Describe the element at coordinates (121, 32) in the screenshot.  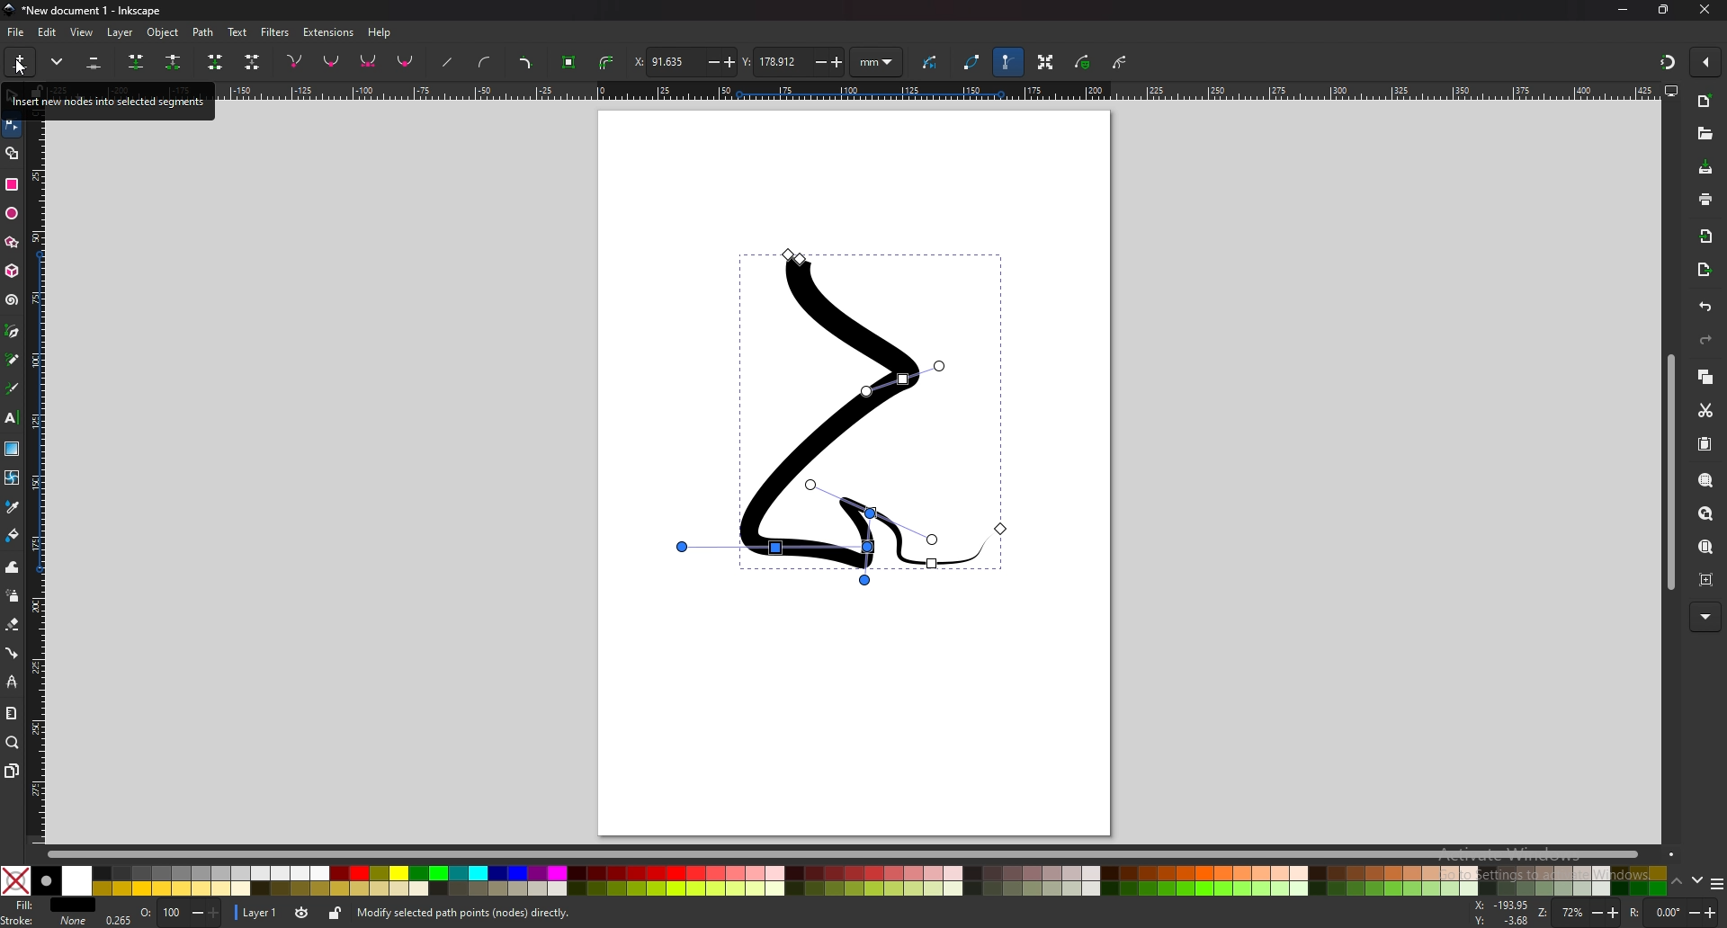
I see `layer` at that location.